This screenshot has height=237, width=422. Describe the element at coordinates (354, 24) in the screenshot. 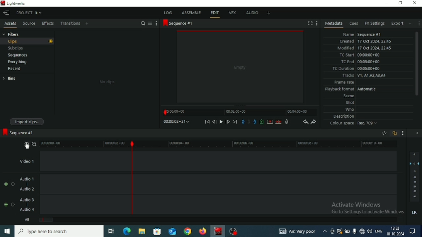

I see `Cues` at that location.